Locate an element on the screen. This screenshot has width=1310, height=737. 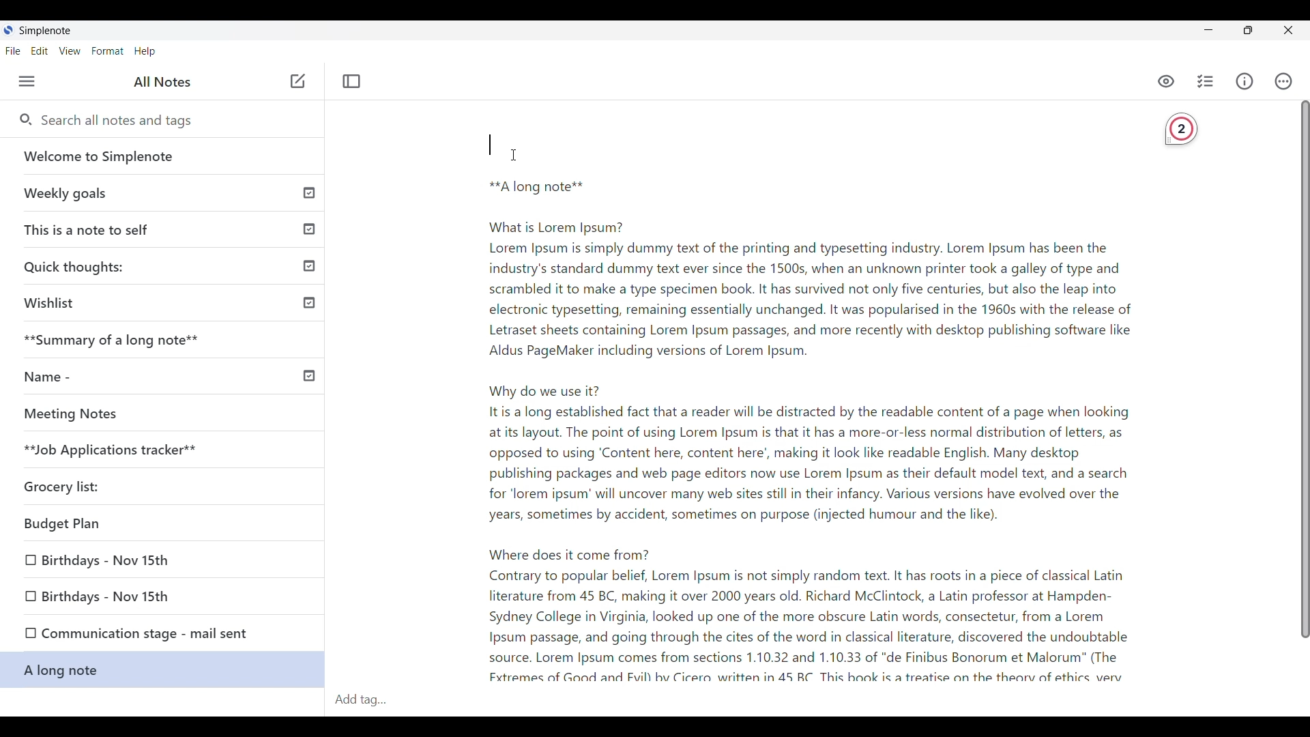
Info is located at coordinates (1244, 81).